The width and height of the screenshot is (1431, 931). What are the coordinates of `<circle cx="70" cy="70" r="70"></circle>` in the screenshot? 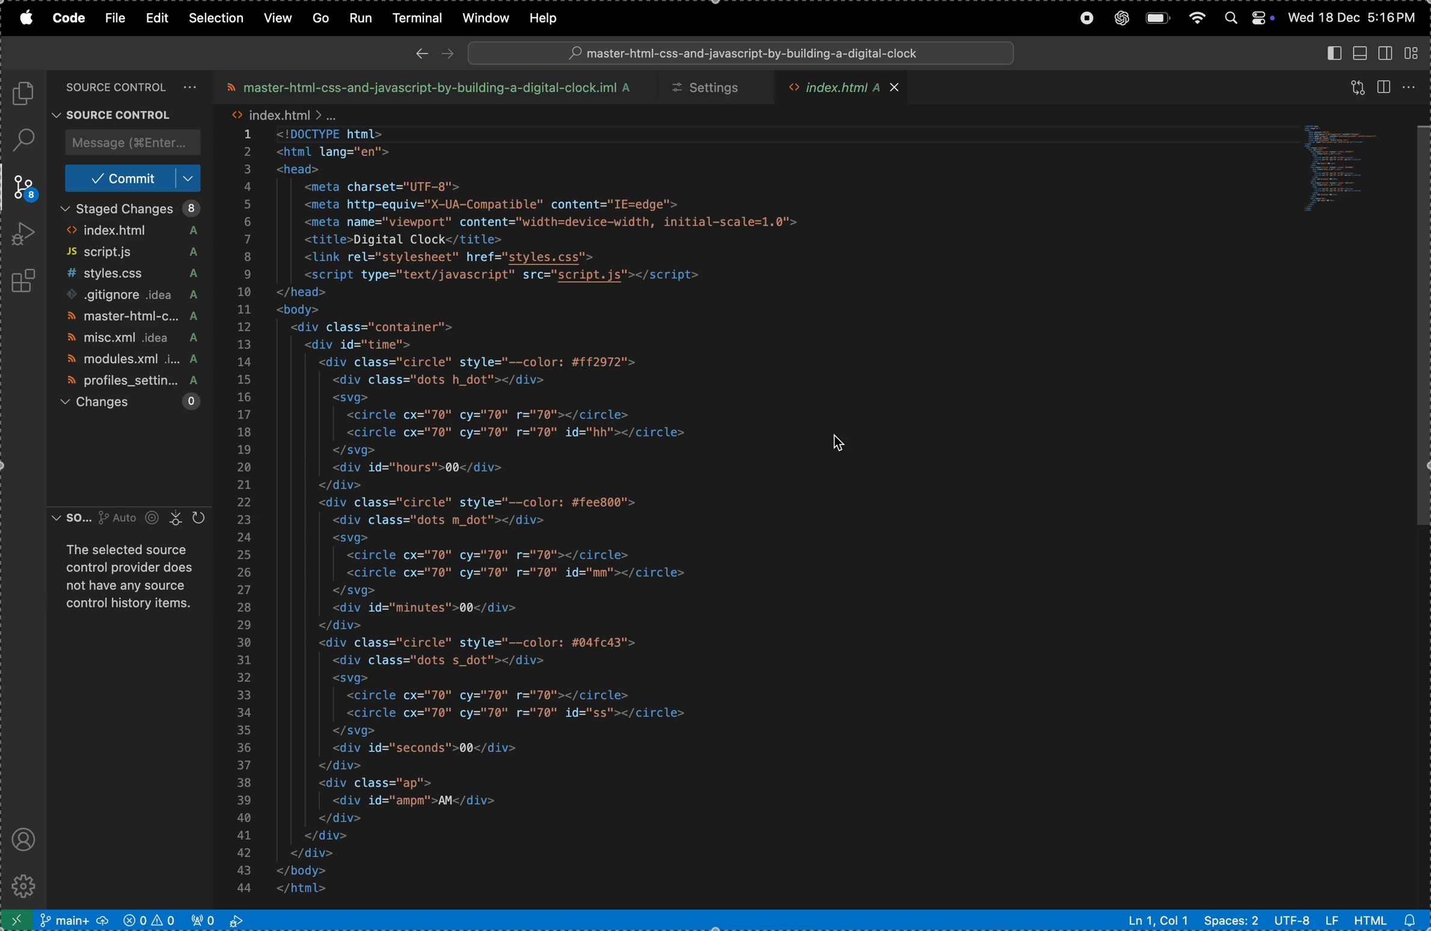 It's located at (491, 696).